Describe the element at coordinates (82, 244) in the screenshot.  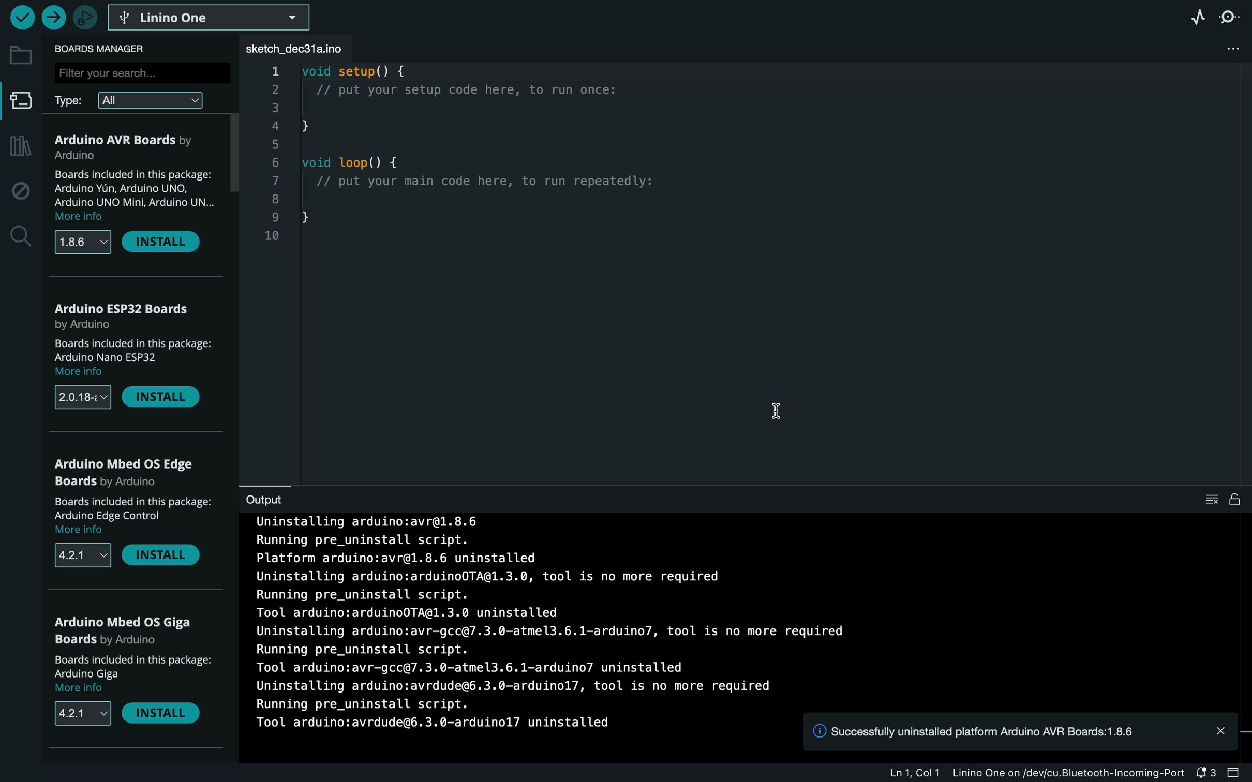
I see `versions` at that location.